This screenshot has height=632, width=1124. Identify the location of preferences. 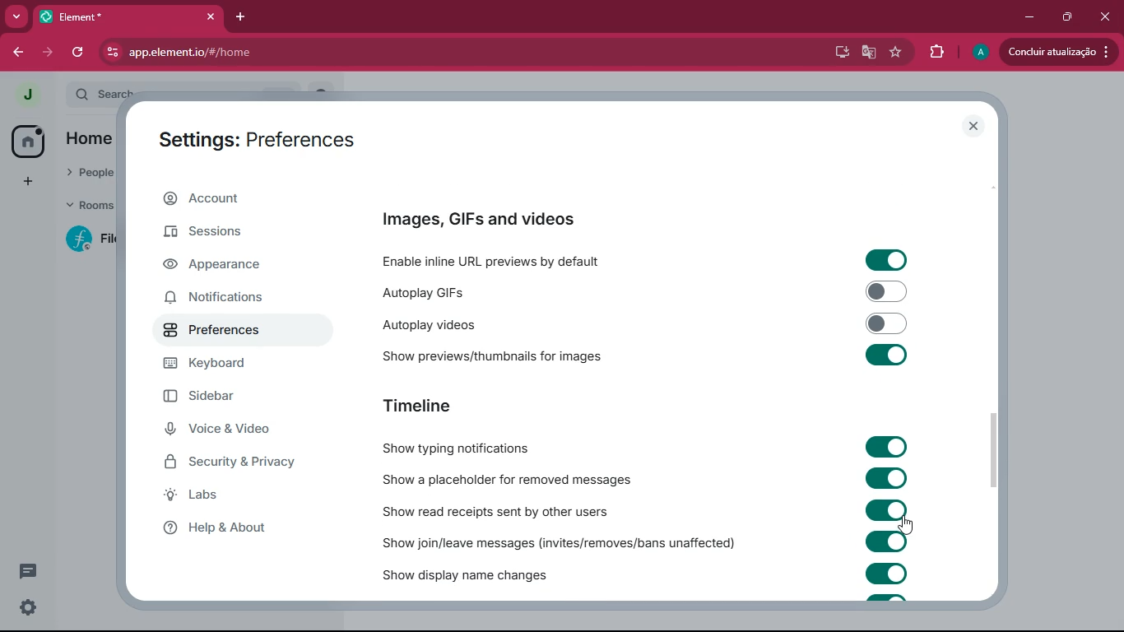
(228, 331).